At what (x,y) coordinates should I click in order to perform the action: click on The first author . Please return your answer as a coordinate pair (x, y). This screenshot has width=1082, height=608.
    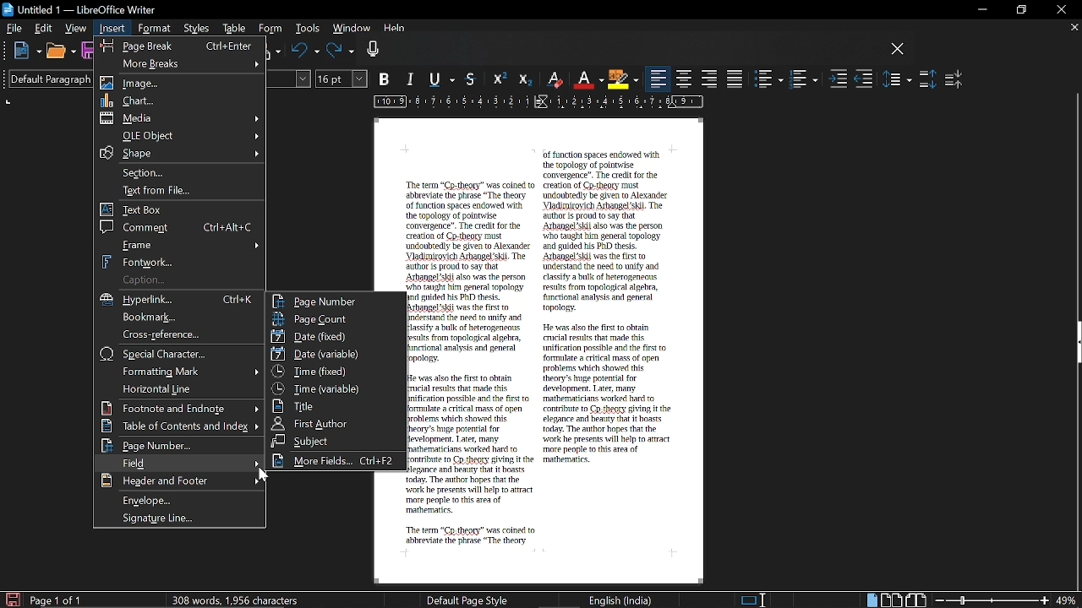
    Looking at the image, I should click on (336, 423).